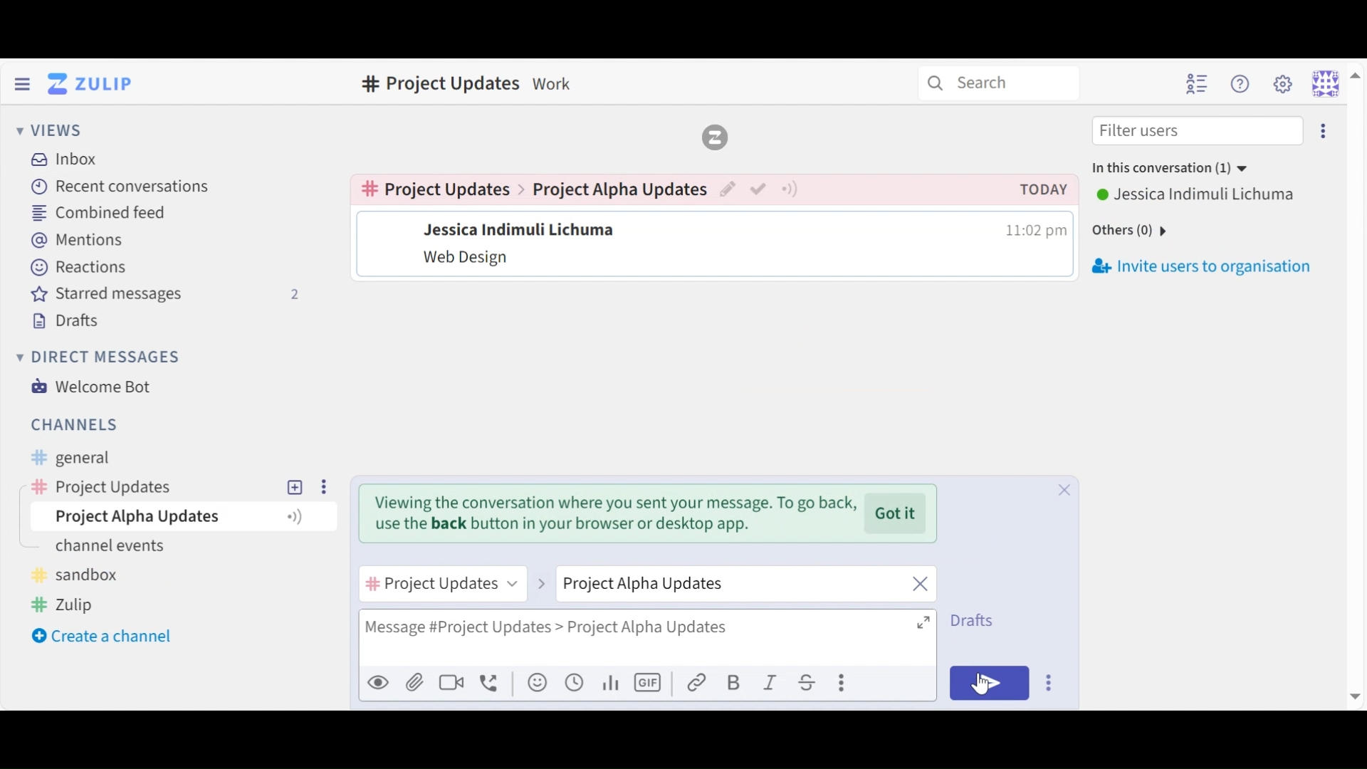 The height and width of the screenshot is (769, 1367). What do you see at coordinates (1198, 132) in the screenshot?
I see `Filter users` at bounding box center [1198, 132].